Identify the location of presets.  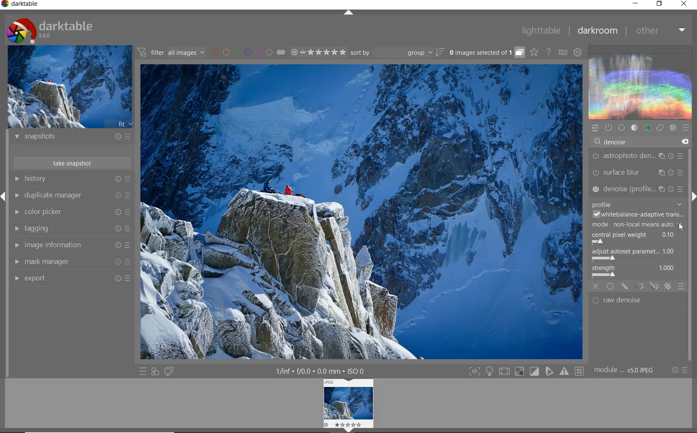
(686, 126).